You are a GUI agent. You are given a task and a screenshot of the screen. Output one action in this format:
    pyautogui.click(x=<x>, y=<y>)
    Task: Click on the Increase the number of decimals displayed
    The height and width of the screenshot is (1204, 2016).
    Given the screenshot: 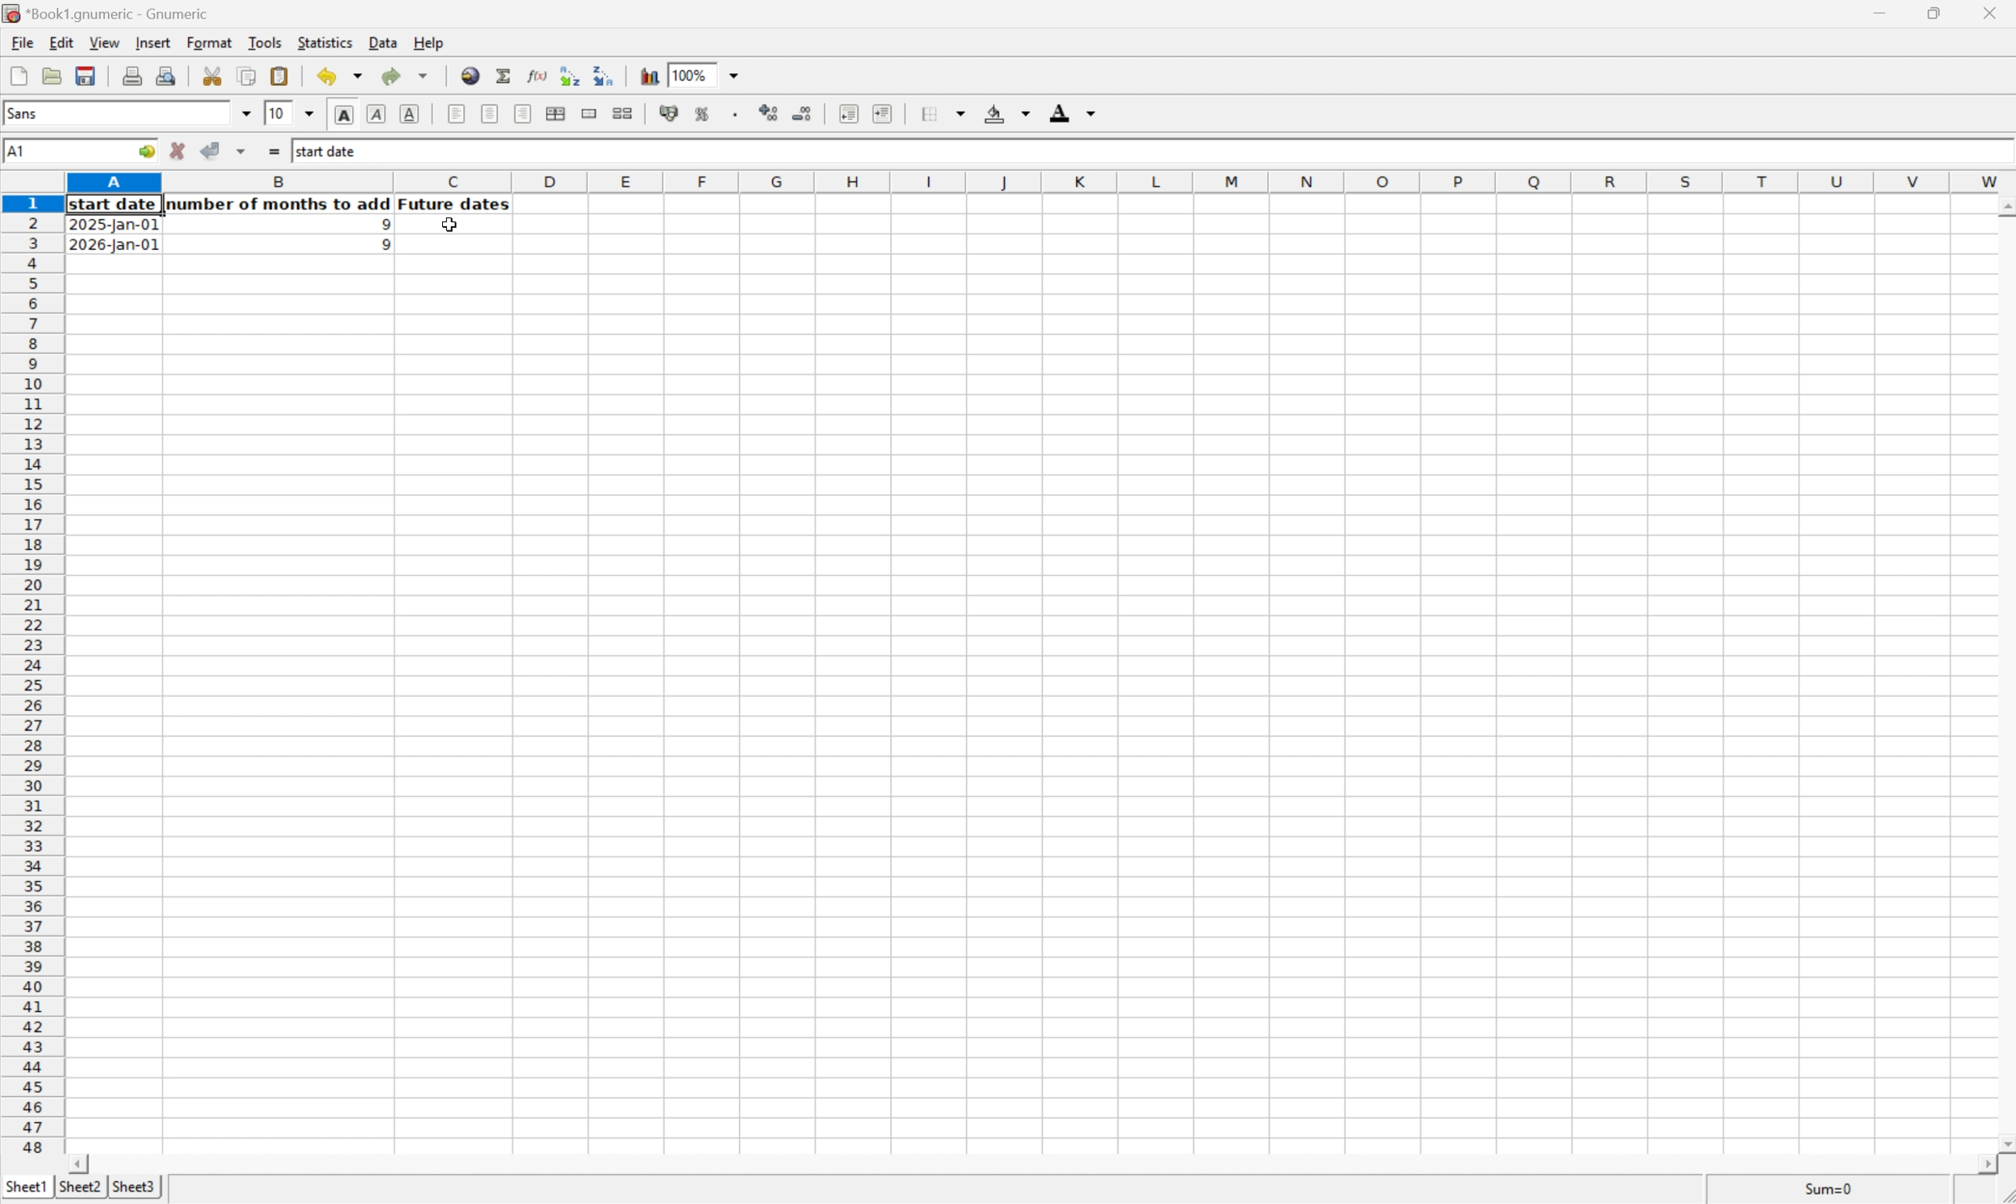 What is the action you would take?
    pyautogui.click(x=770, y=115)
    